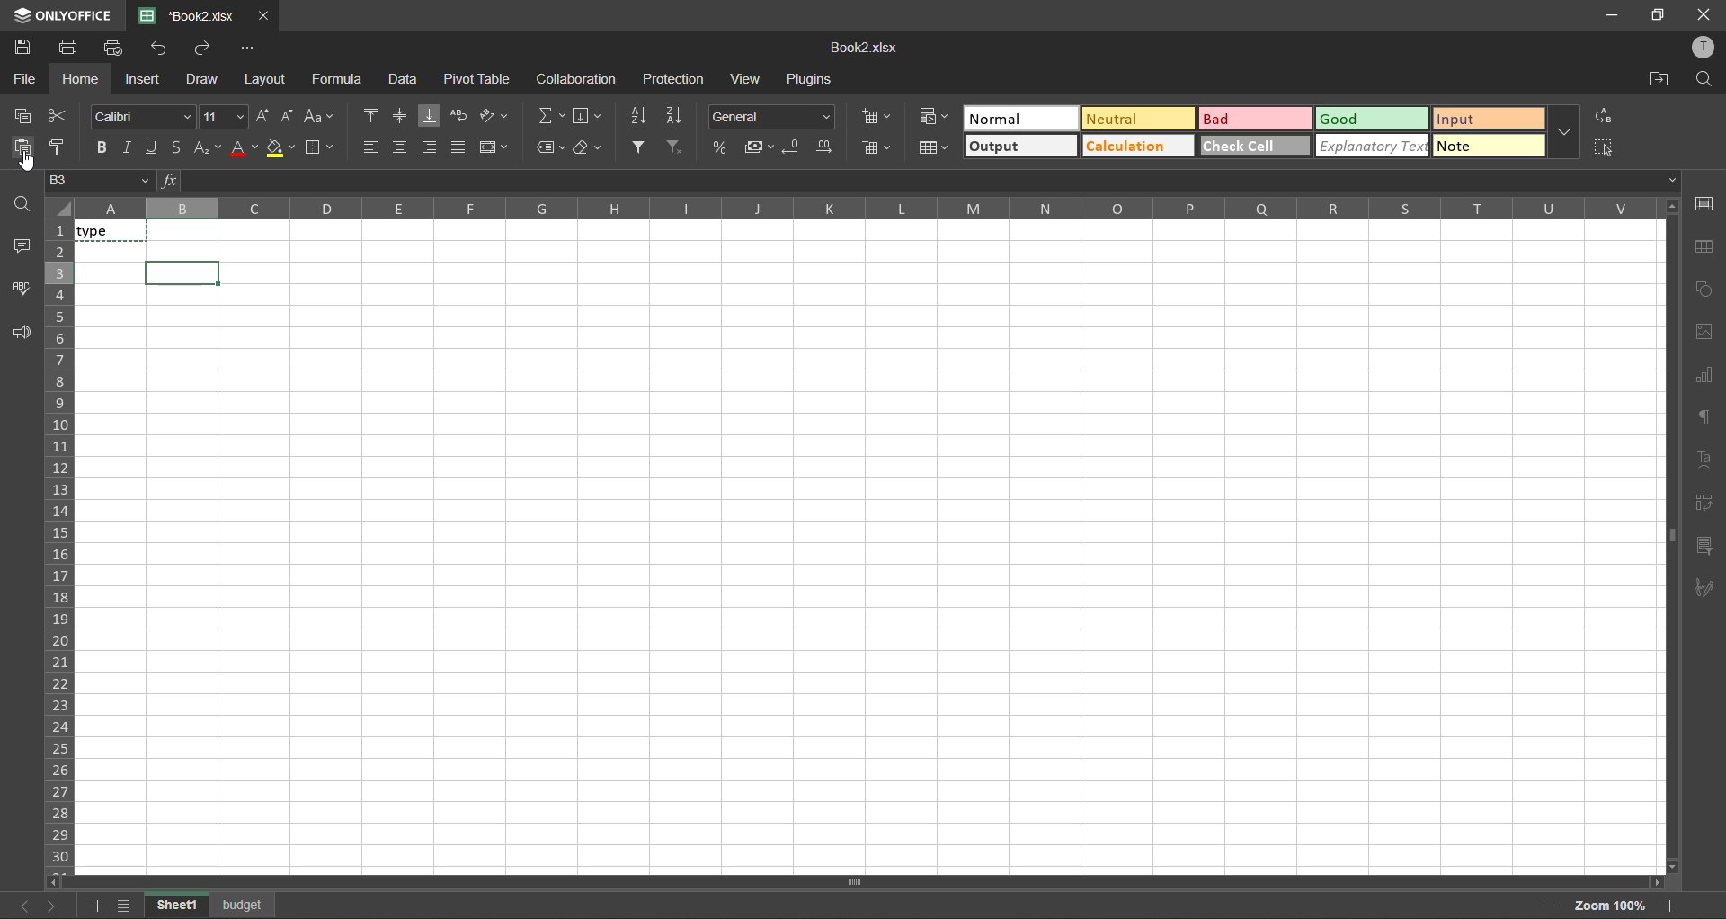 This screenshot has width=1726, height=919. What do you see at coordinates (1606, 116) in the screenshot?
I see `replace` at bounding box center [1606, 116].